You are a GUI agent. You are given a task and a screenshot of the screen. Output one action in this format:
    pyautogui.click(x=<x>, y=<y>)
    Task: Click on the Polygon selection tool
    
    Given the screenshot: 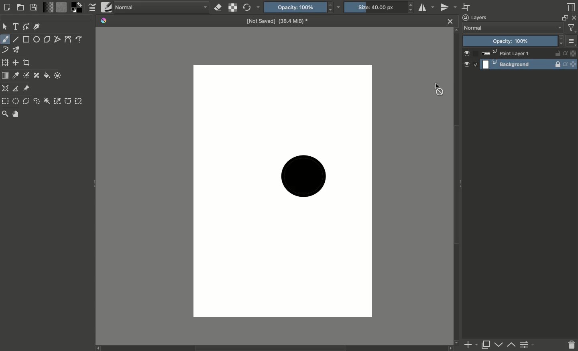 What is the action you would take?
    pyautogui.click(x=27, y=102)
    